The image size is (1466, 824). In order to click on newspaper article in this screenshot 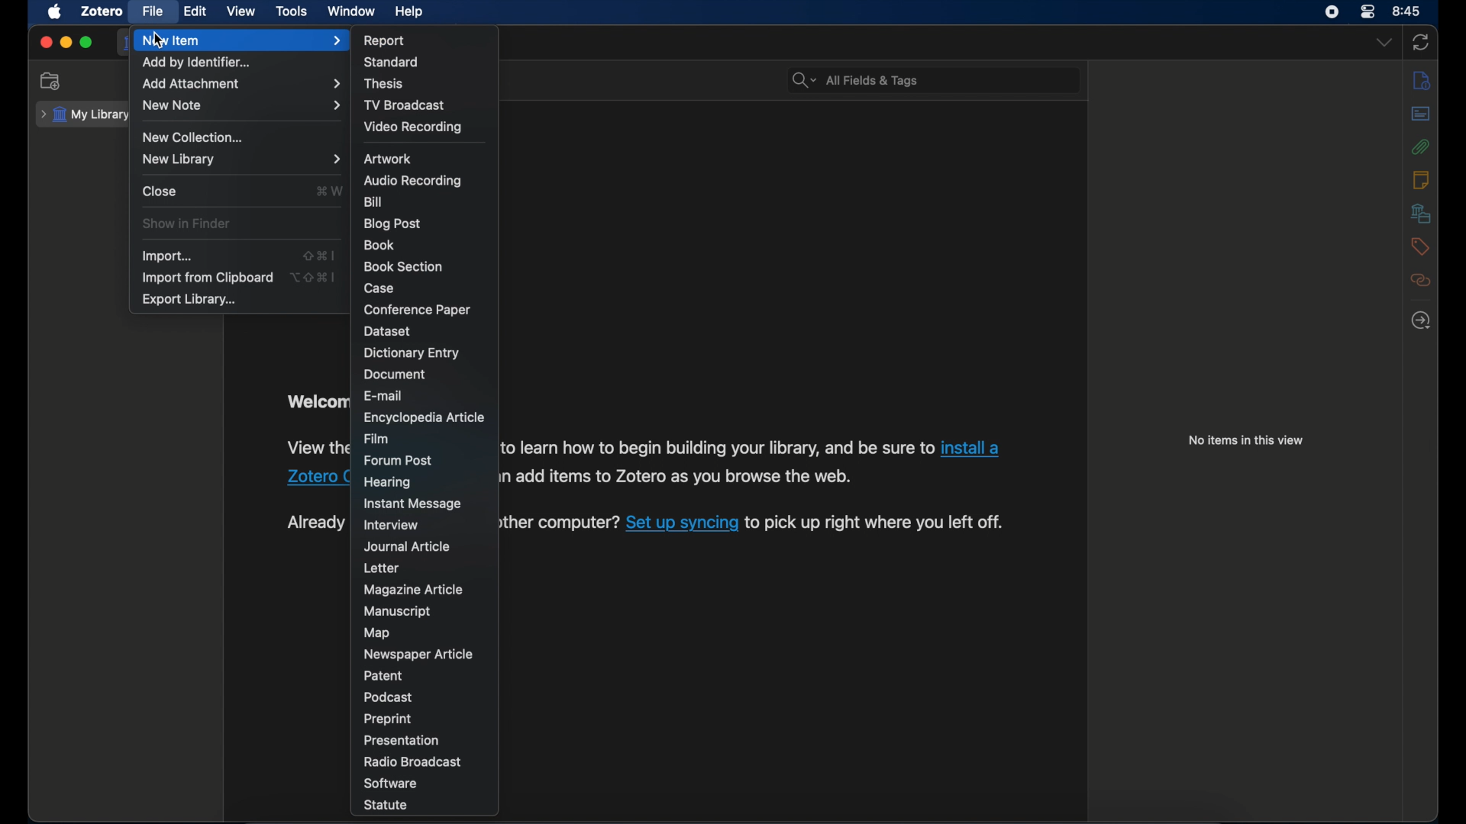, I will do `click(418, 653)`.